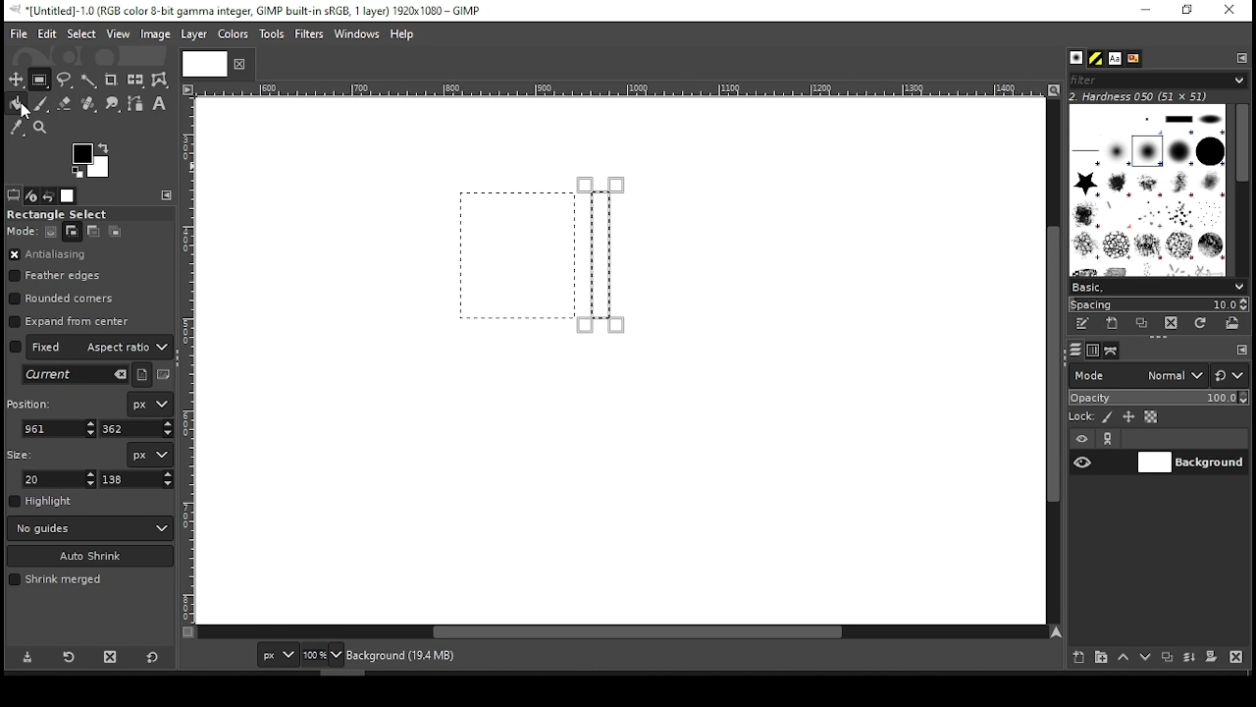  I want to click on paths, so click(1114, 350).